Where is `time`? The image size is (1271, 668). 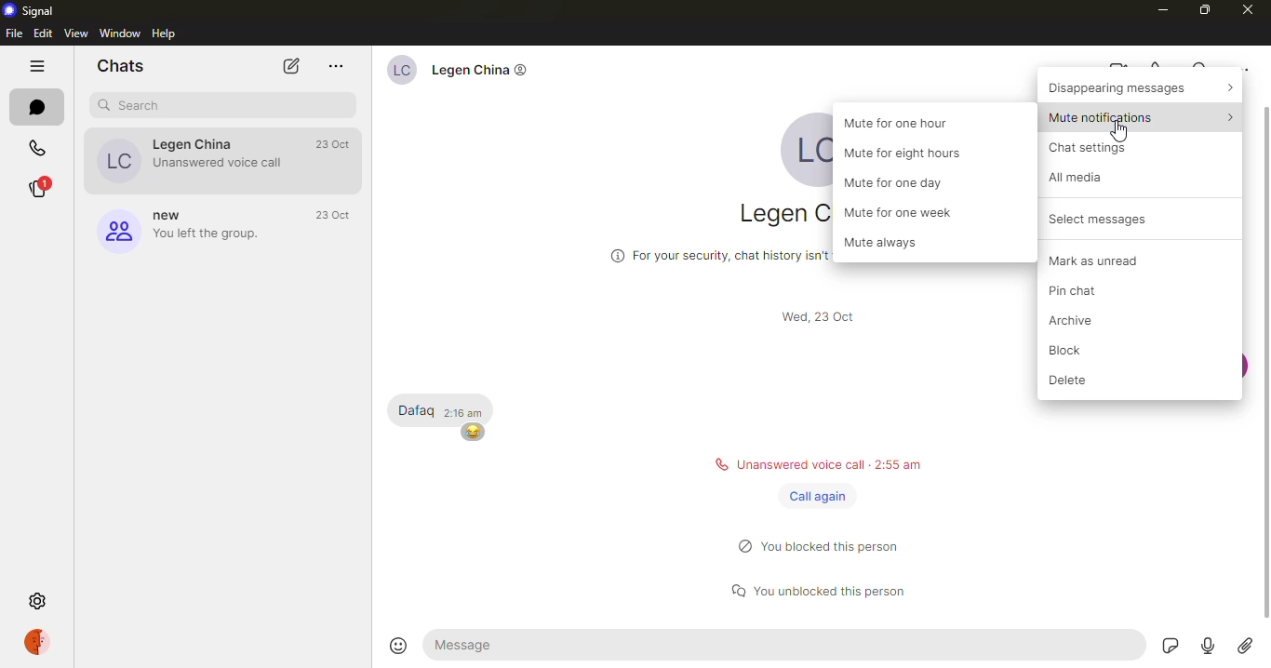
time is located at coordinates (338, 143).